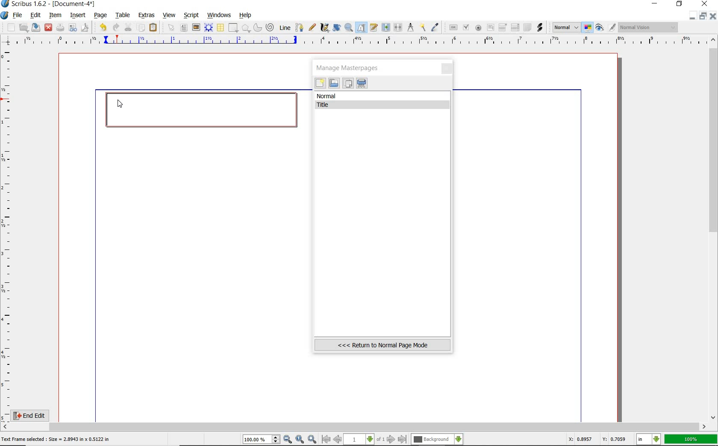 This screenshot has height=446, width=718. What do you see at coordinates (170, 27) in the screenshot?
I see `select` at bounding box center [170, 27].